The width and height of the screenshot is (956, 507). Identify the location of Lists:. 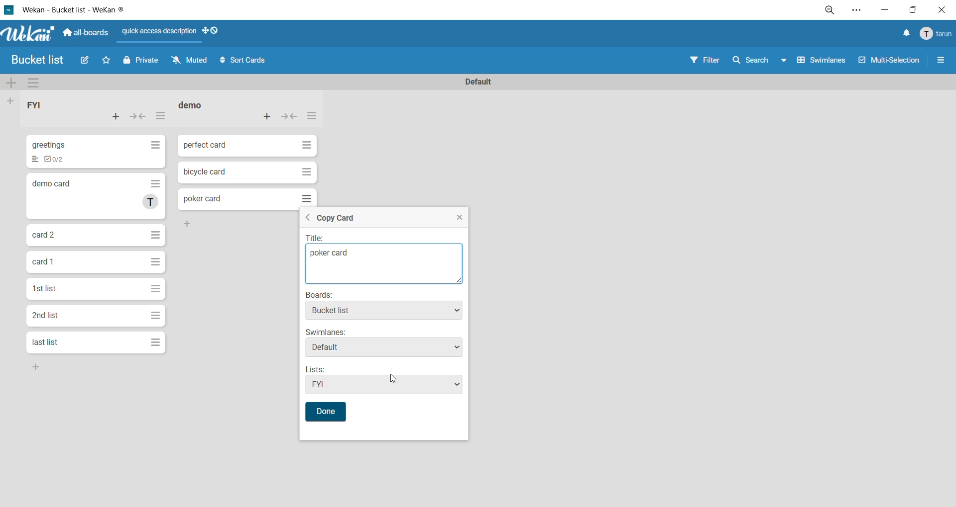
(320, 369).